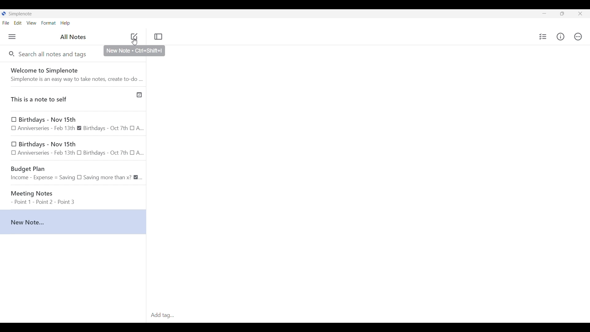  What do you see at coordinates (73, 222) in the screenshot?
I see `Current note highlighted` at bounding box center [73, 222].